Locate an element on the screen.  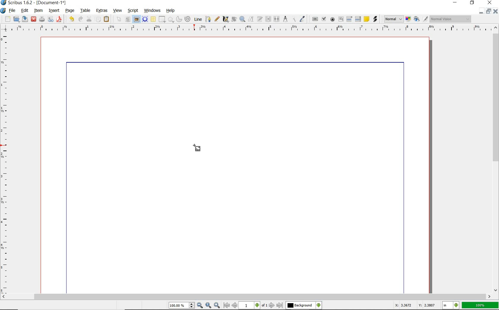
Cursor Coordinates is located at coordinates (414, 306).